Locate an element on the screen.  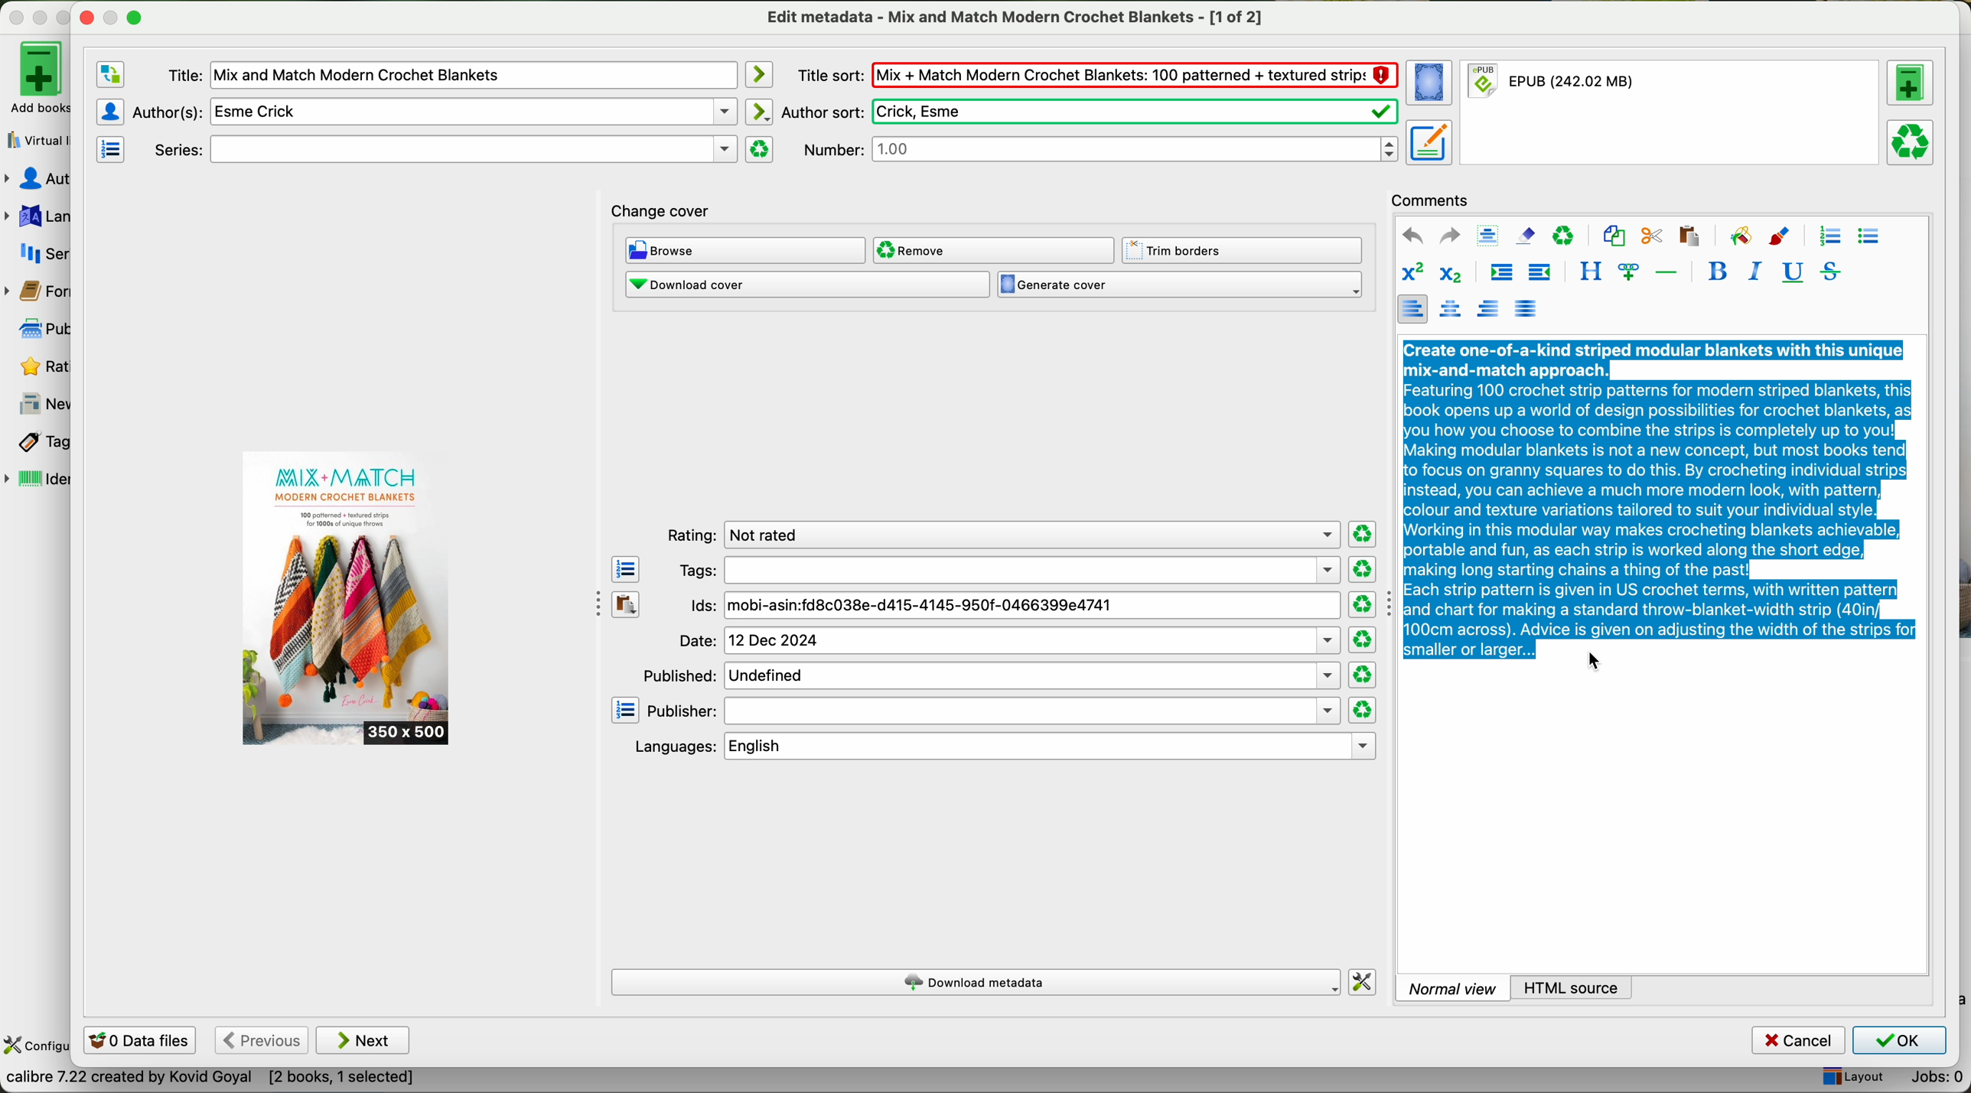
add books is located at coordinates (34, 76).